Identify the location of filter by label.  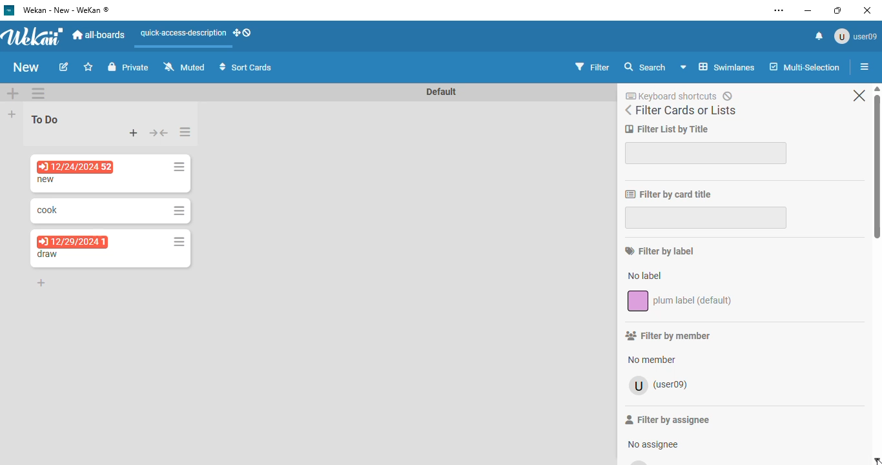
(659, 251).